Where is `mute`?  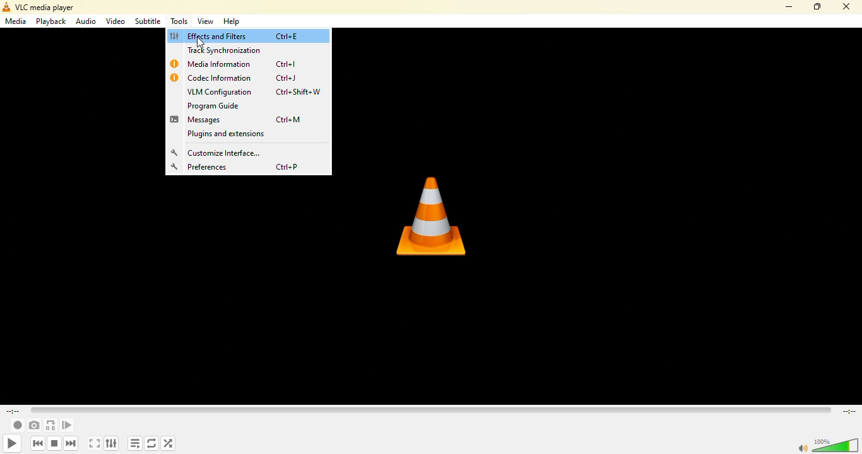 mute is located at coordinates (801, 449).